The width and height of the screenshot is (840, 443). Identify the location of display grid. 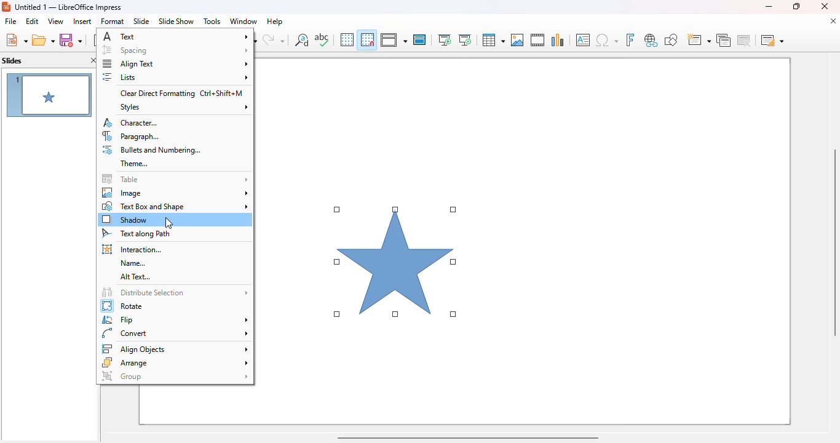
(346, 39).